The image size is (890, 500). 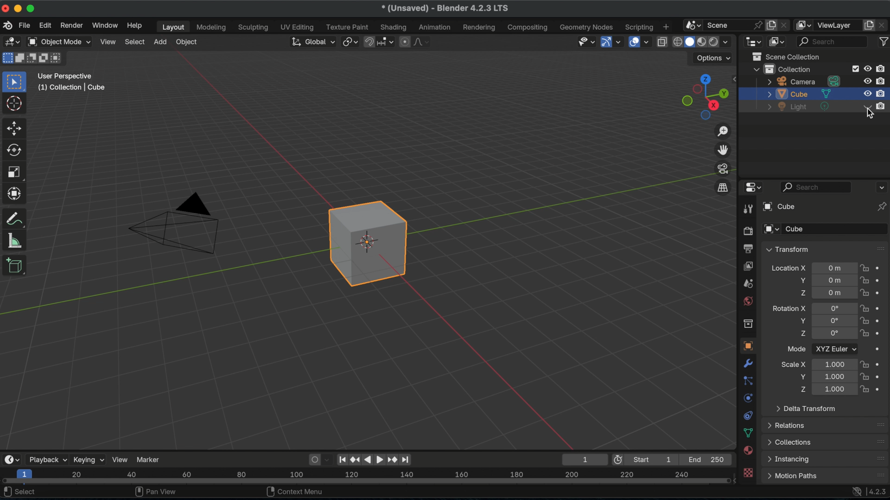 I want to click on nodes, so click(x=605, y=26).